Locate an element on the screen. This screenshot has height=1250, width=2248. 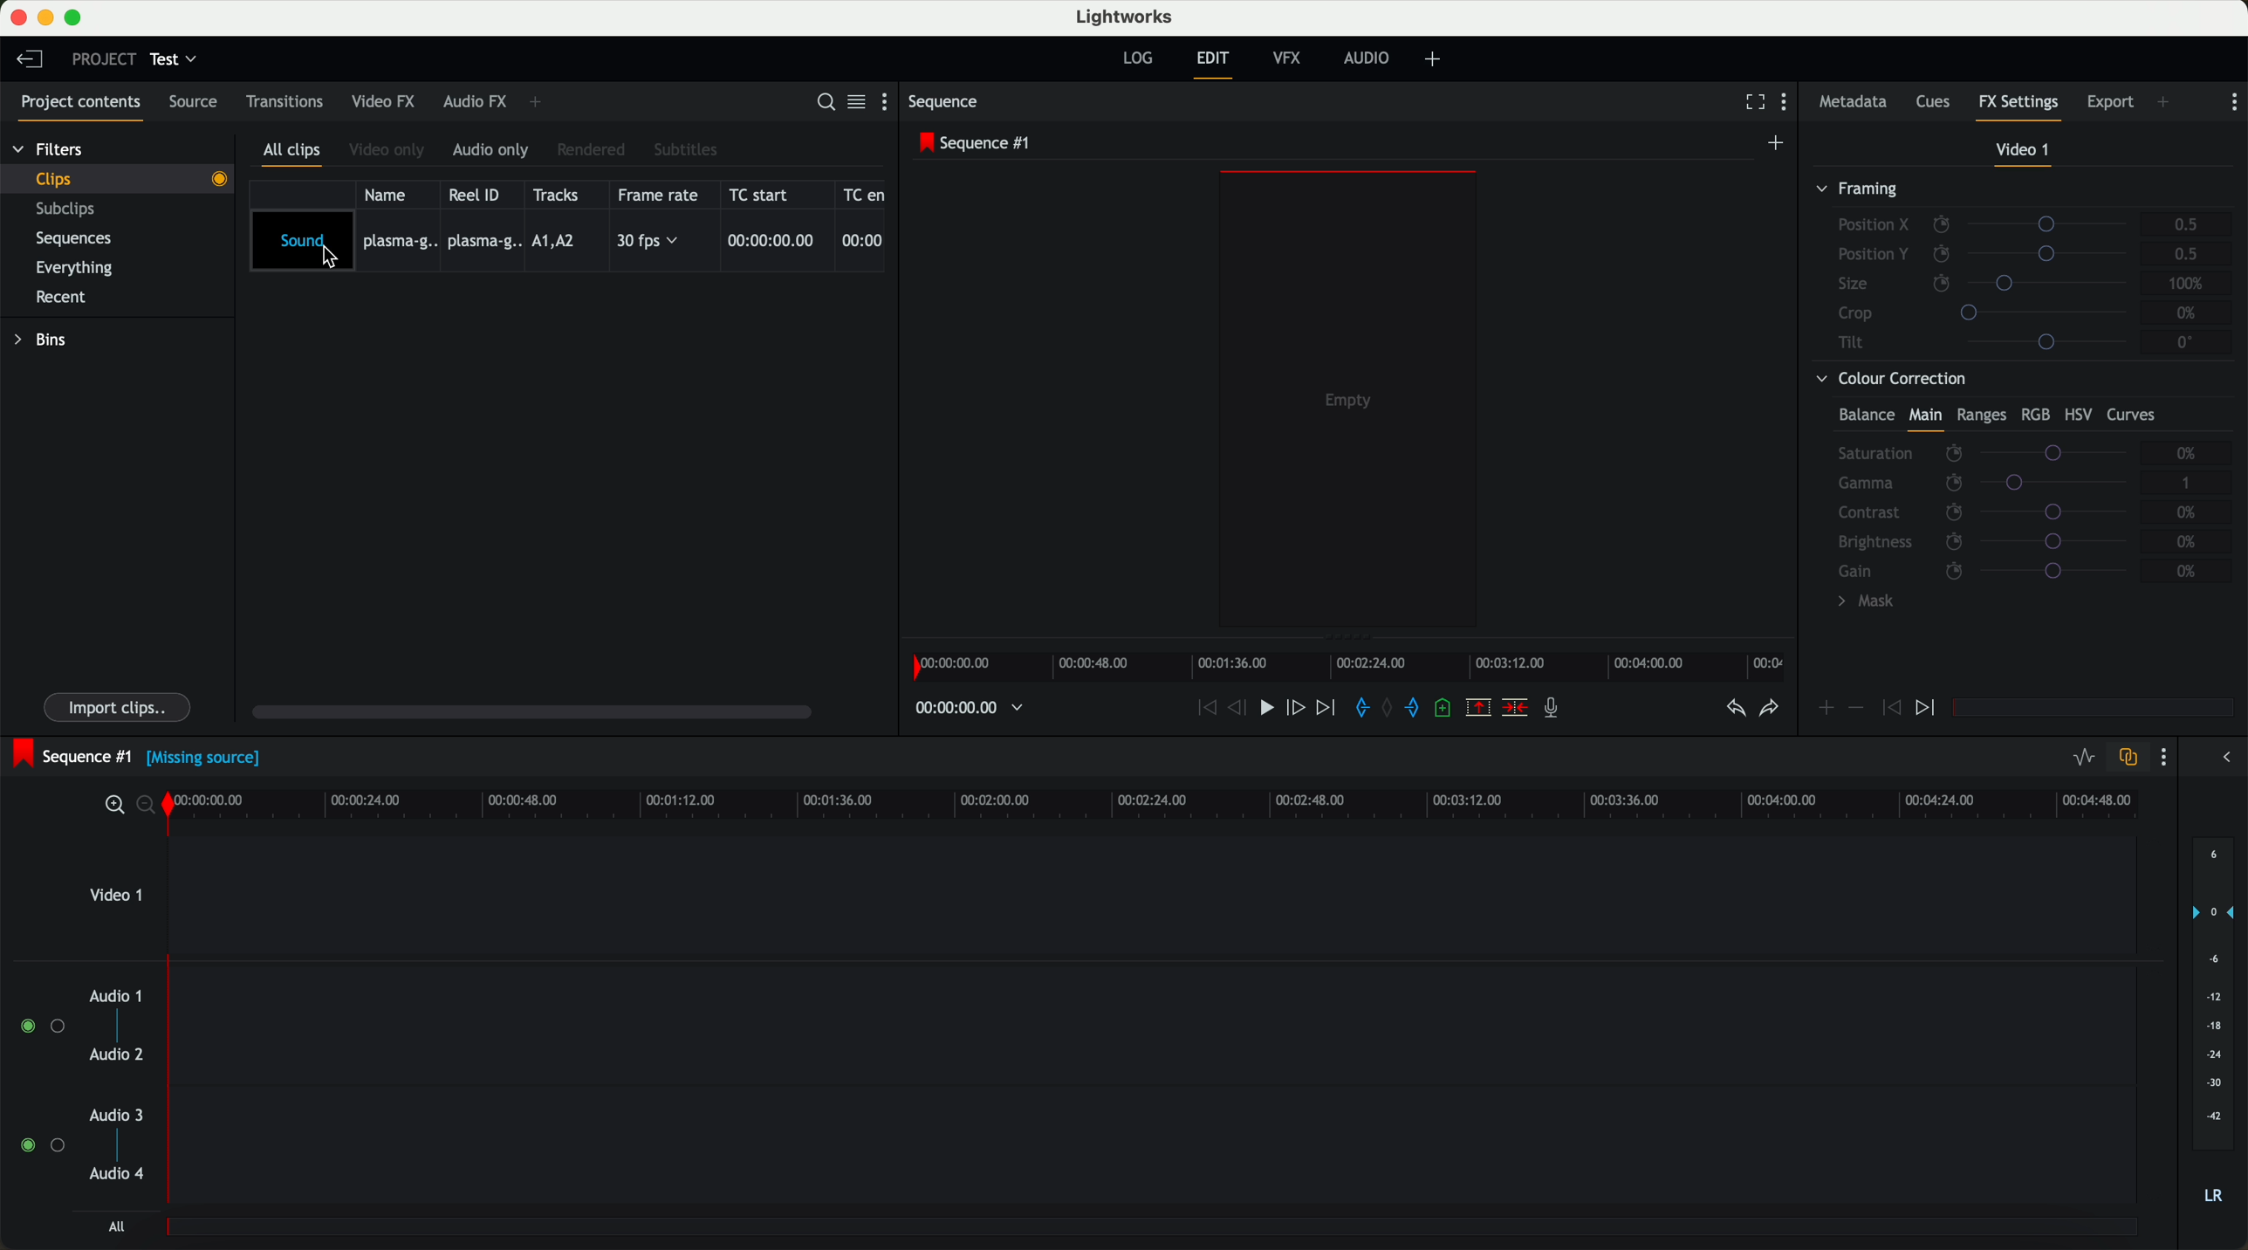
show settings menu is located at coordinates (2234, 101).